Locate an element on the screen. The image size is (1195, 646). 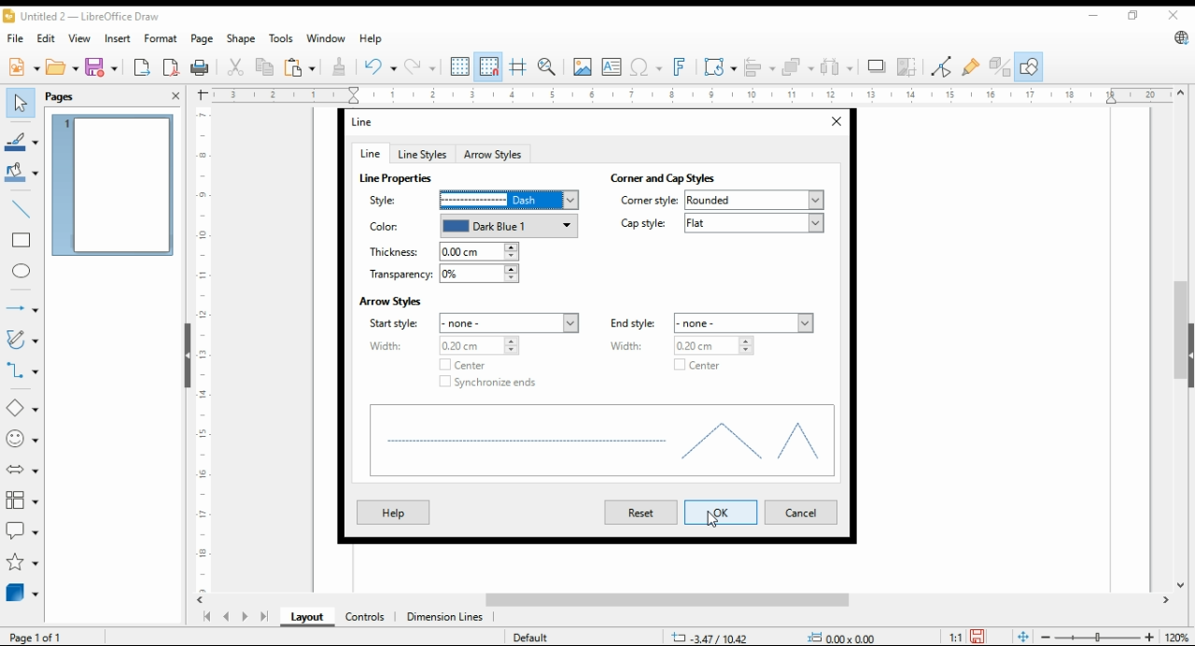
transformations is located at coordinates (719, 66).